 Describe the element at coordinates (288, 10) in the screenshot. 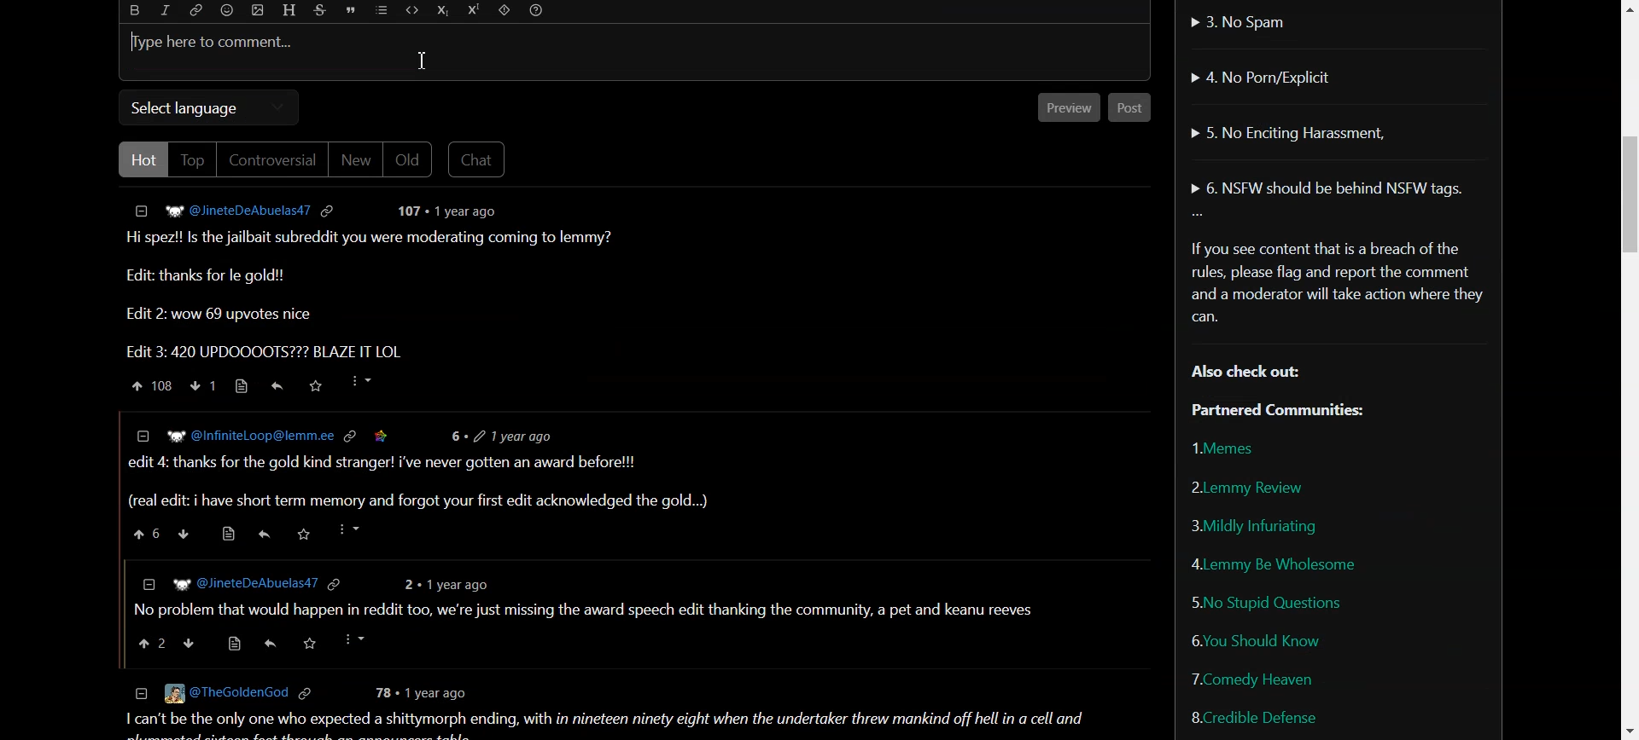

I see `Header` at that location.